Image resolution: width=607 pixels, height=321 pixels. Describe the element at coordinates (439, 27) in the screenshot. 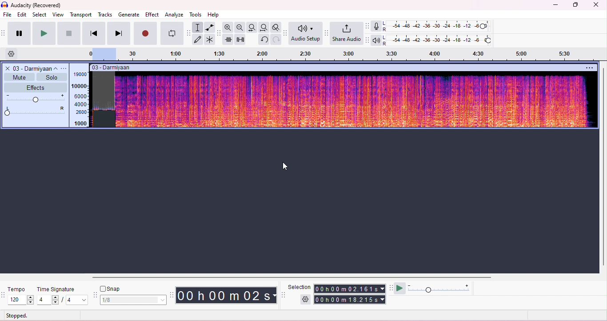

I see `recording level` at that location.